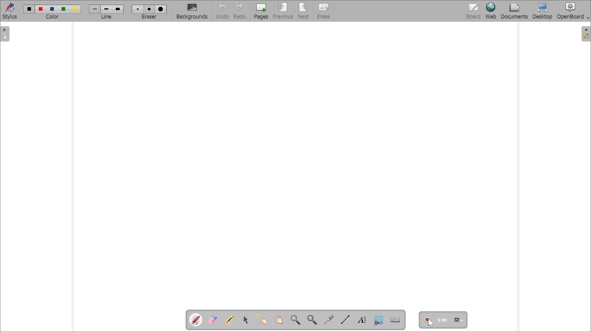 The height and width of the screenshot is (332, 591). What do you see at coordinates (211, 320) in the screenshot?
I see `Erase annotations` at bounding box center [211, 320].